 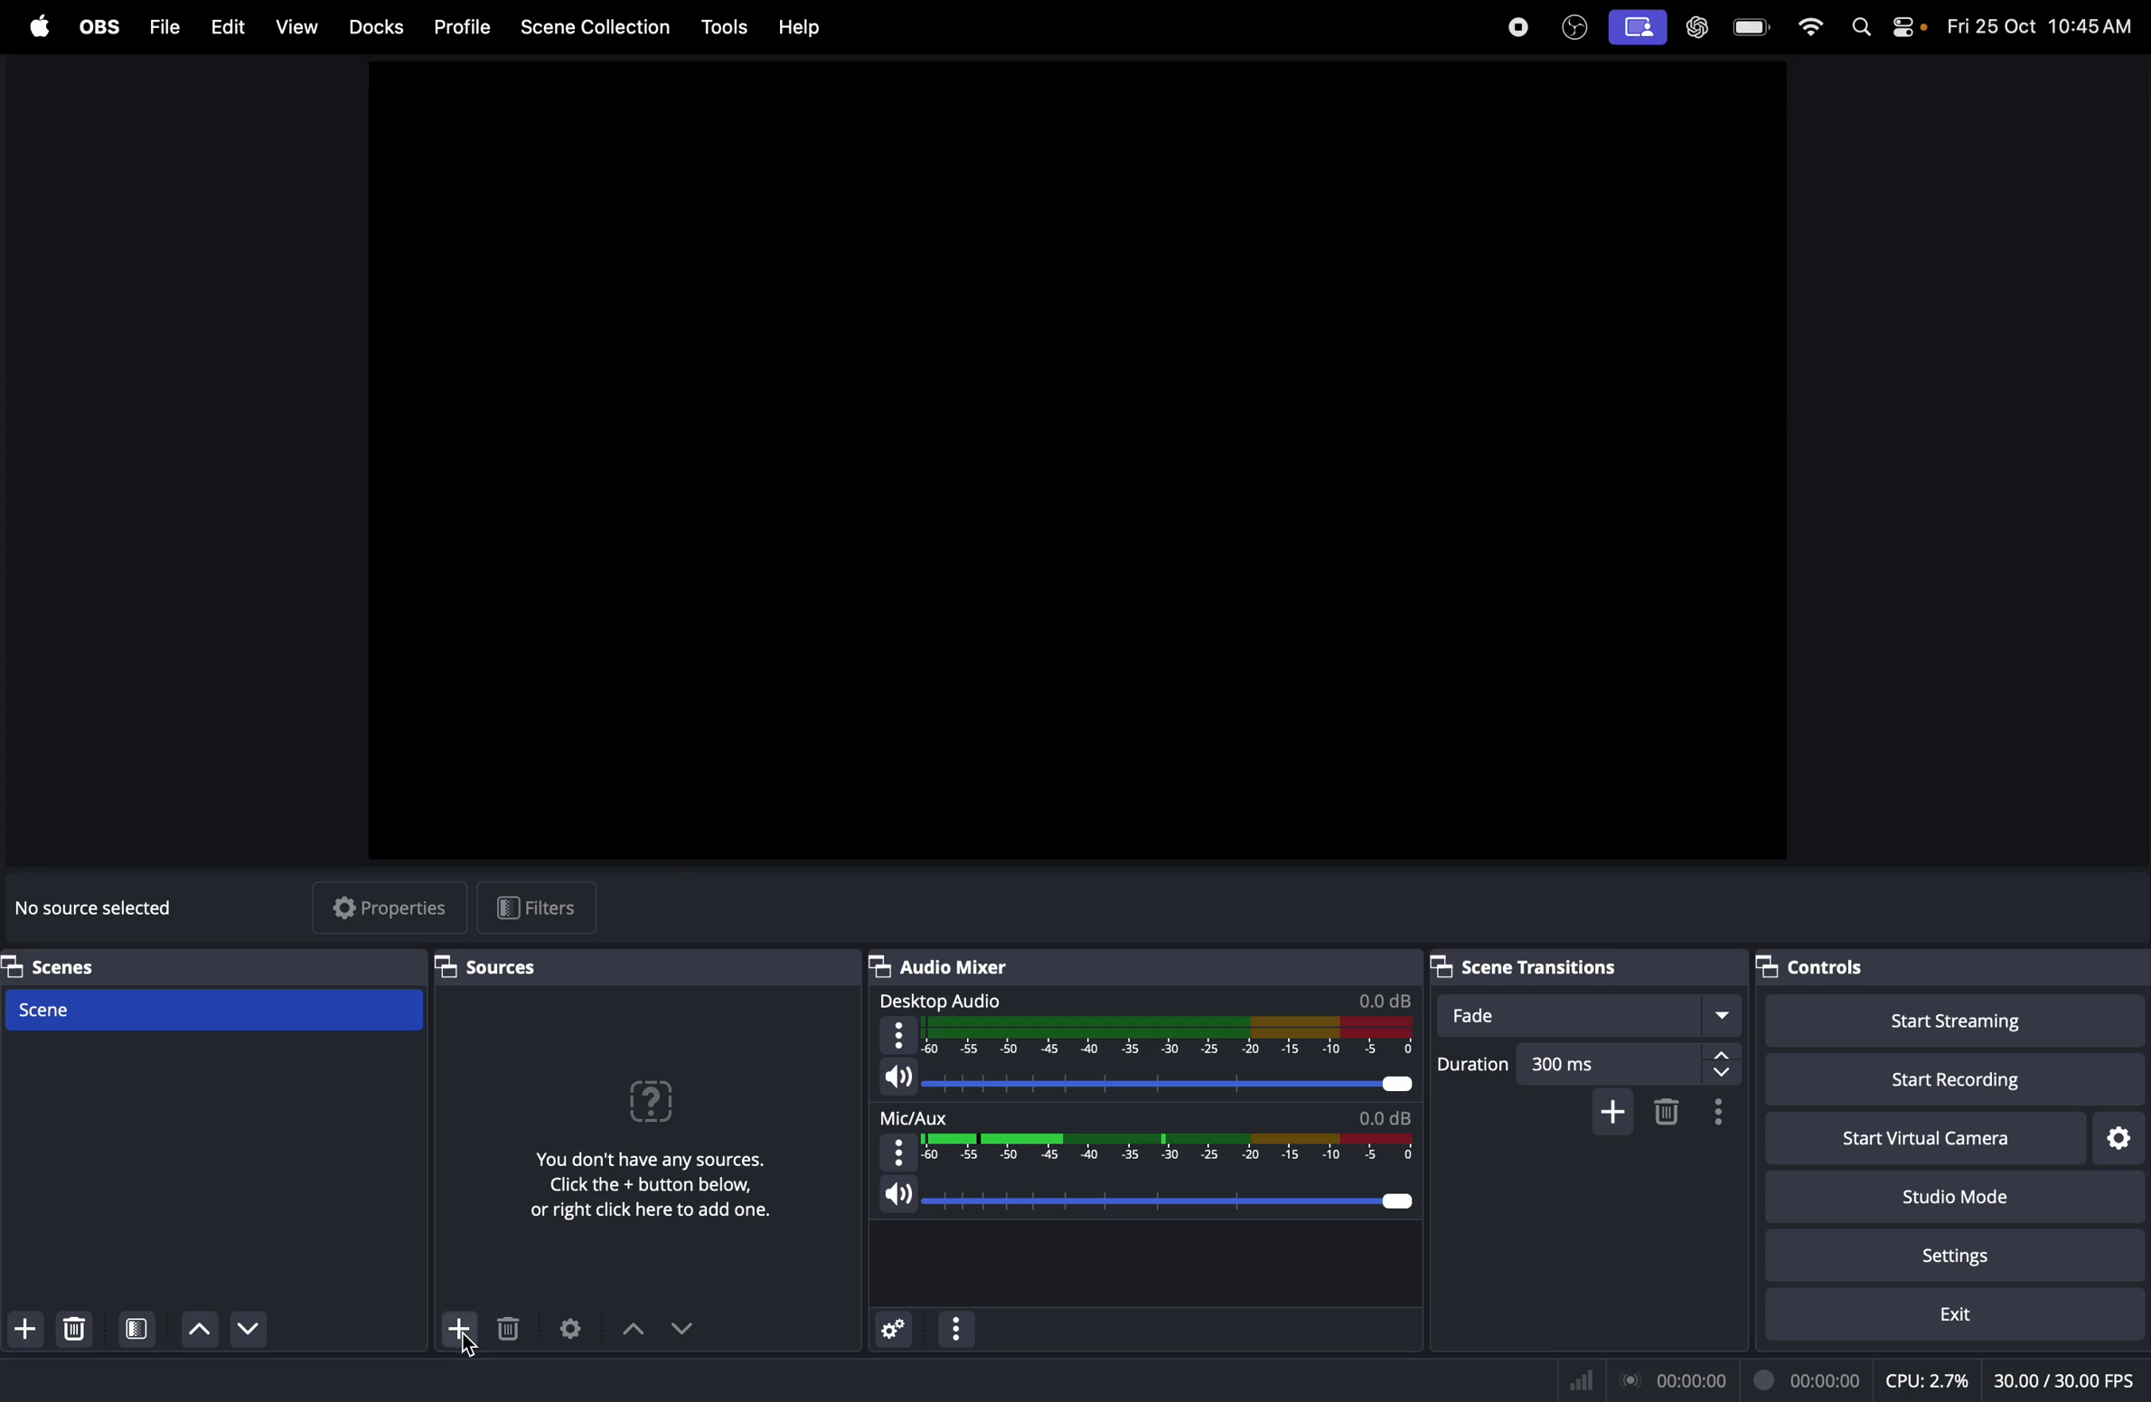 I want to click on drop uo, so click(x=635, y=1331).